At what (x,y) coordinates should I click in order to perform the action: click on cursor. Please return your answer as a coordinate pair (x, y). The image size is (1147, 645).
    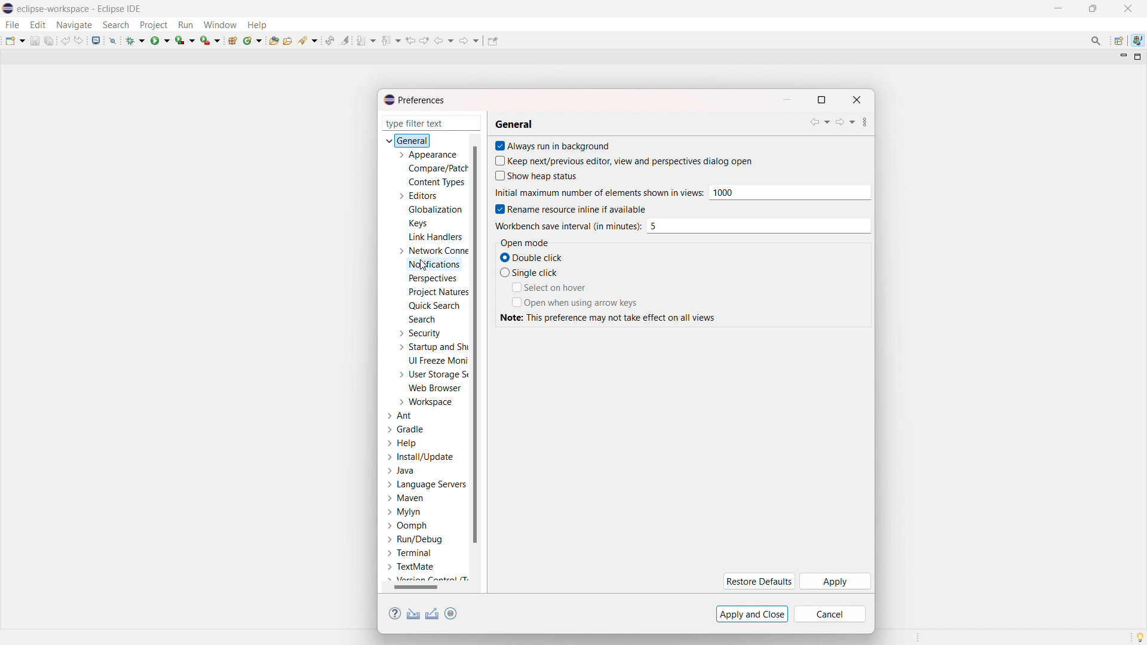
    Looking at the image, I should click on (566, 226).